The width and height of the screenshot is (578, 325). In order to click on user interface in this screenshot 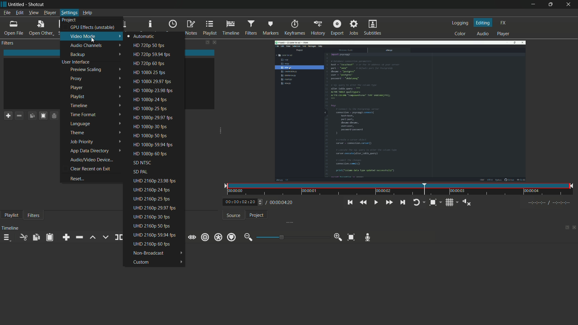, I will do `click(93, 62)`.